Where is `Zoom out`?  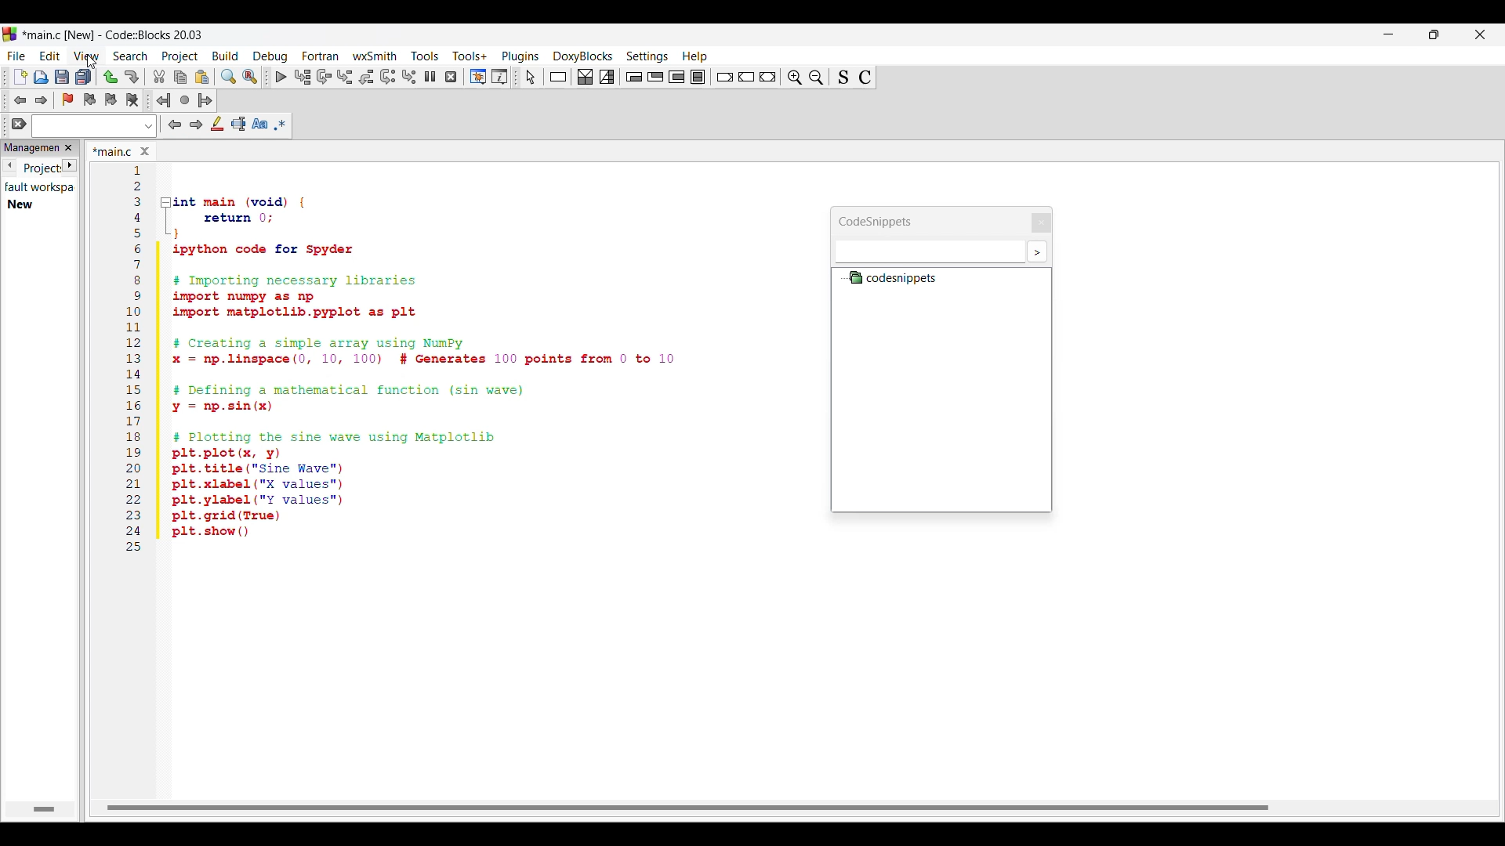
Zoom out is located at coordinates (794, 77).